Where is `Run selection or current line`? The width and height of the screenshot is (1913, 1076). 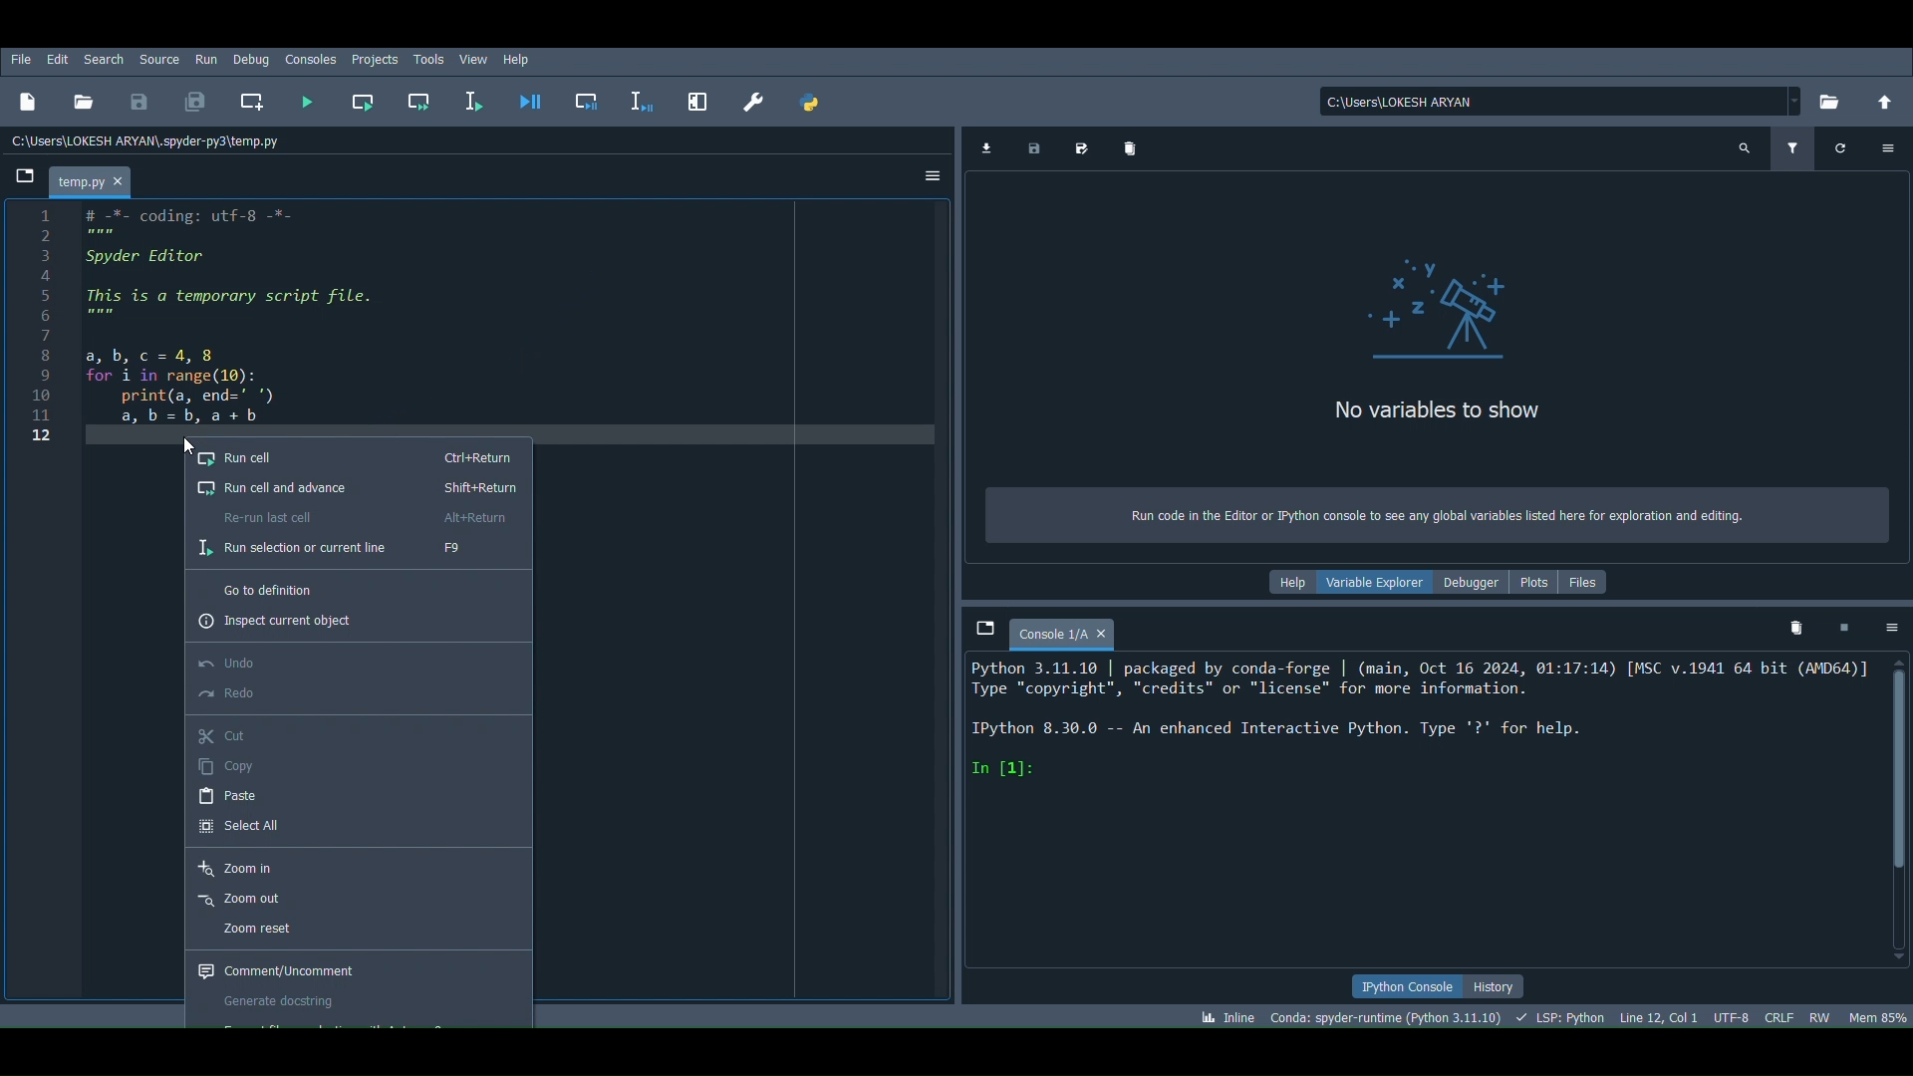
Run selection or current line is located at coordinates (340, 546).